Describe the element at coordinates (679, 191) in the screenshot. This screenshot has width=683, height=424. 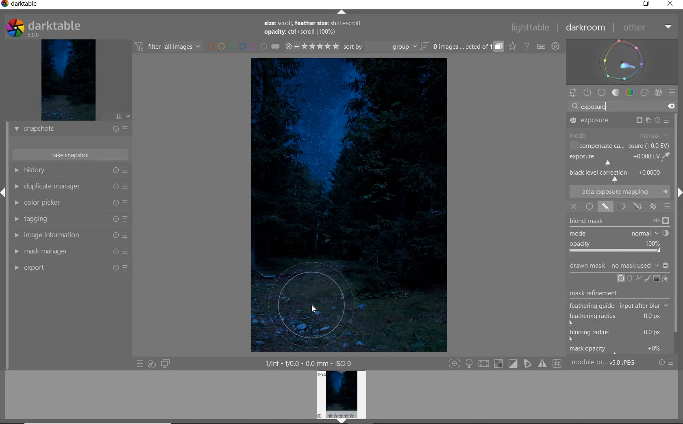
I see `Expand/Collapse` at that location.